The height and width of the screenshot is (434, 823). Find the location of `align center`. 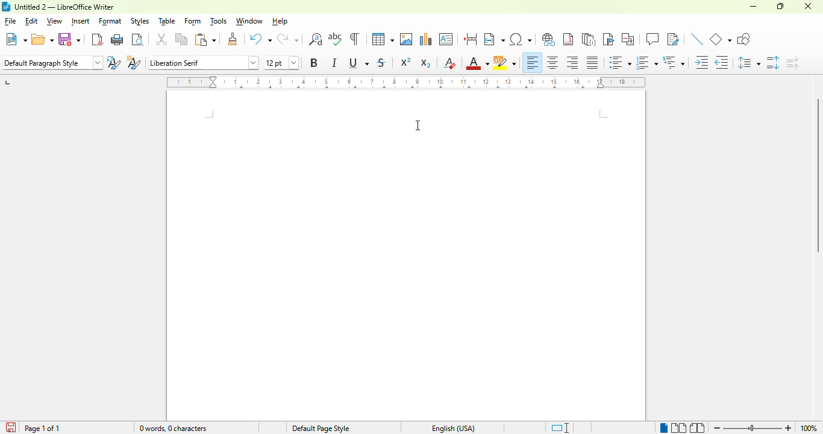

align center is located at coordinates (553, 63).